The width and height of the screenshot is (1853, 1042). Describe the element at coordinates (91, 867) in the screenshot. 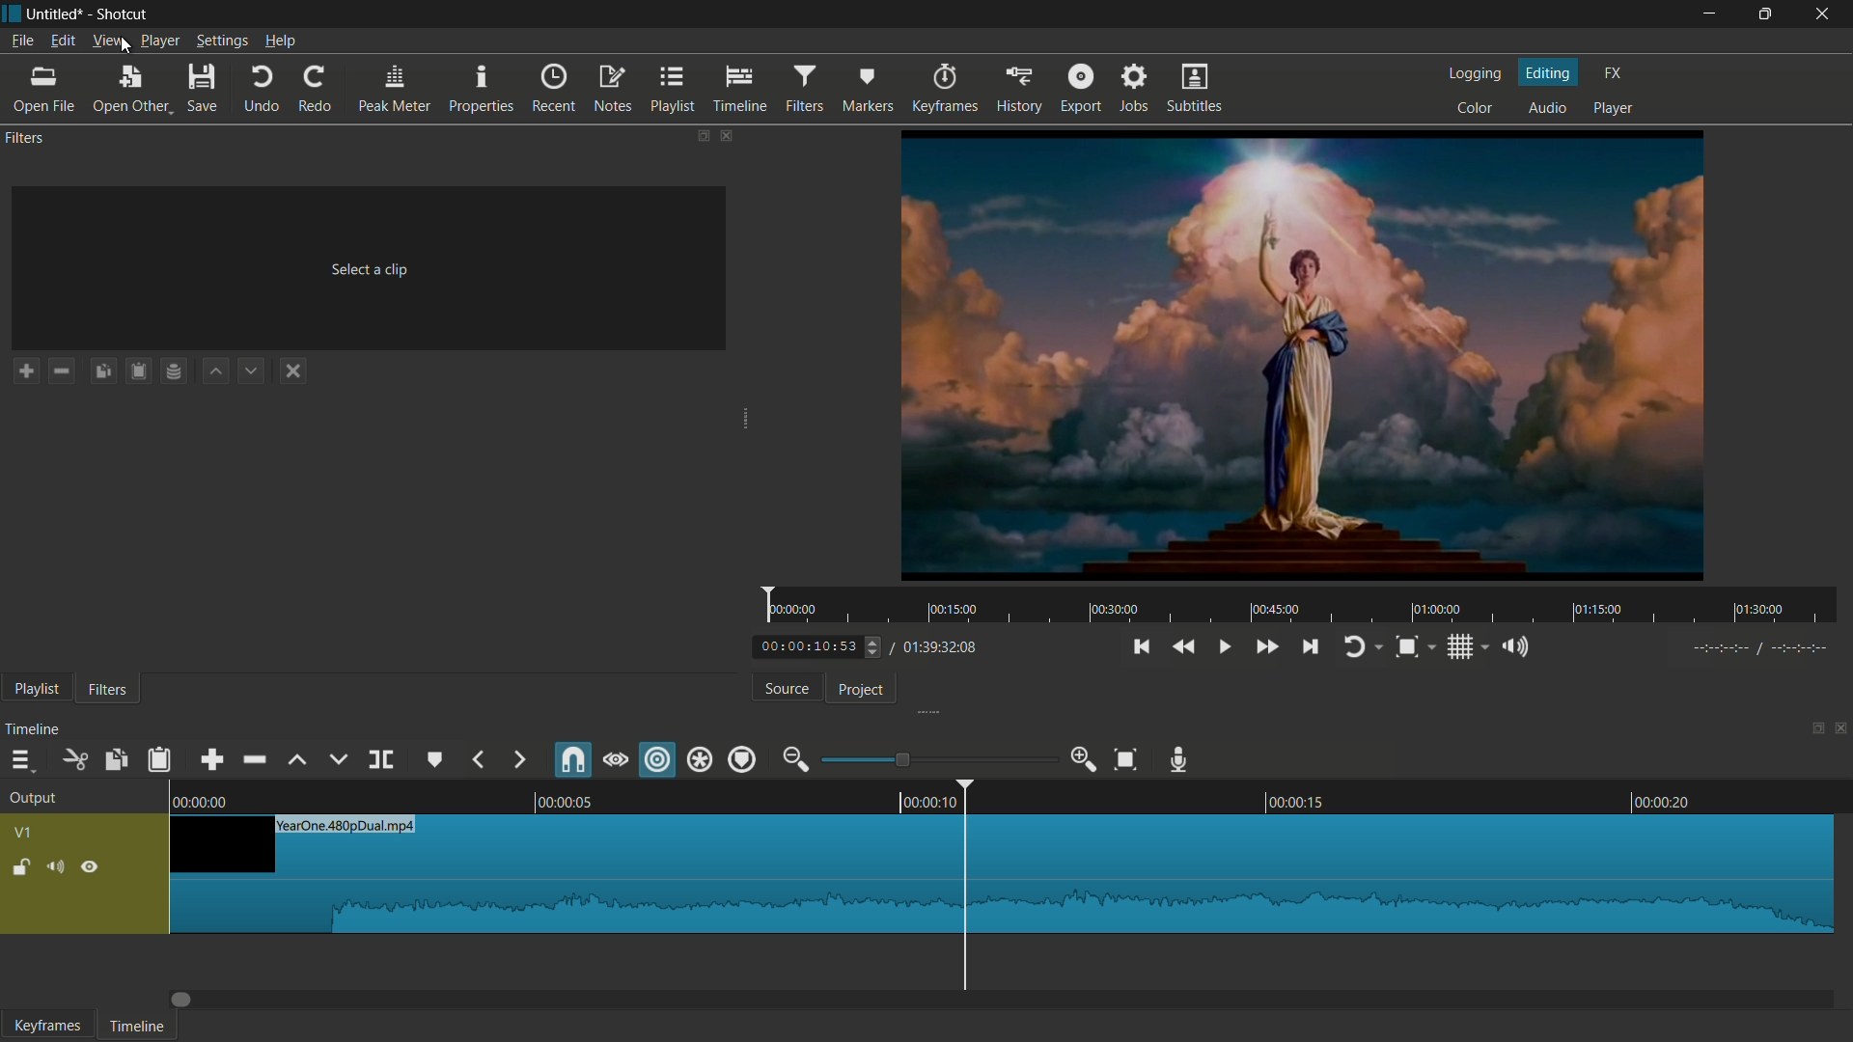

I see `hide` at that location.